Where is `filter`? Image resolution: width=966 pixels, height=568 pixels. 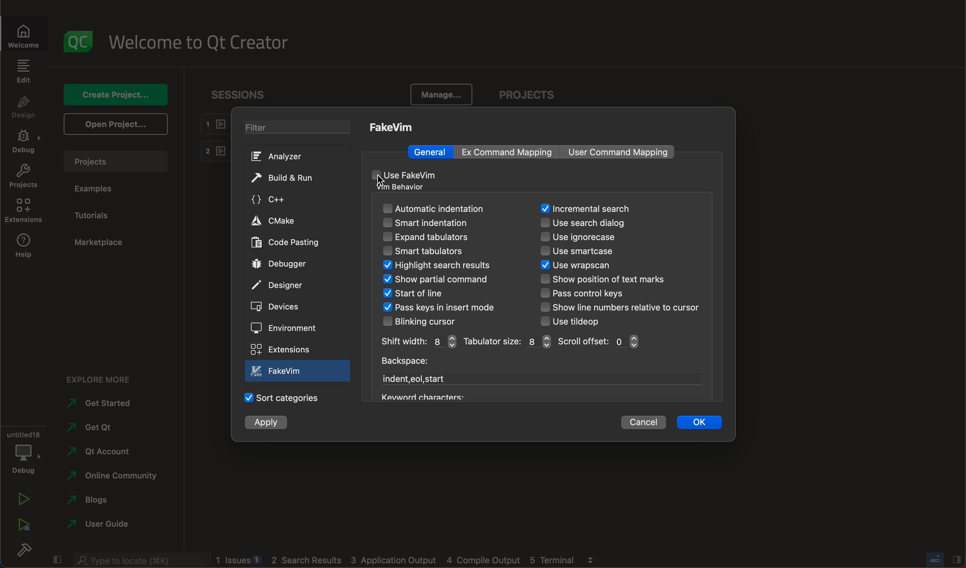
filter is located at coordinates (300, 128).